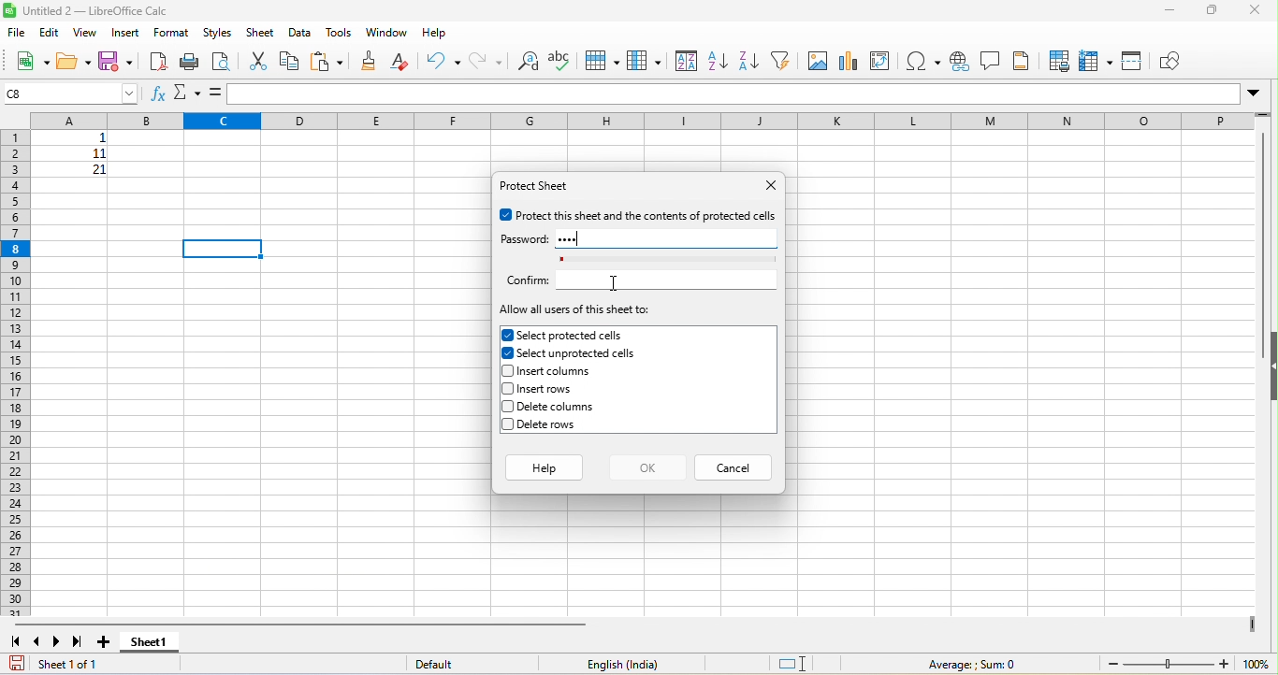 This screenshot has height=675, width=1278. What do you see at coordinates (105, 642) in the screenshot?
I see `add new sheet` at bounding box center [105, 642].